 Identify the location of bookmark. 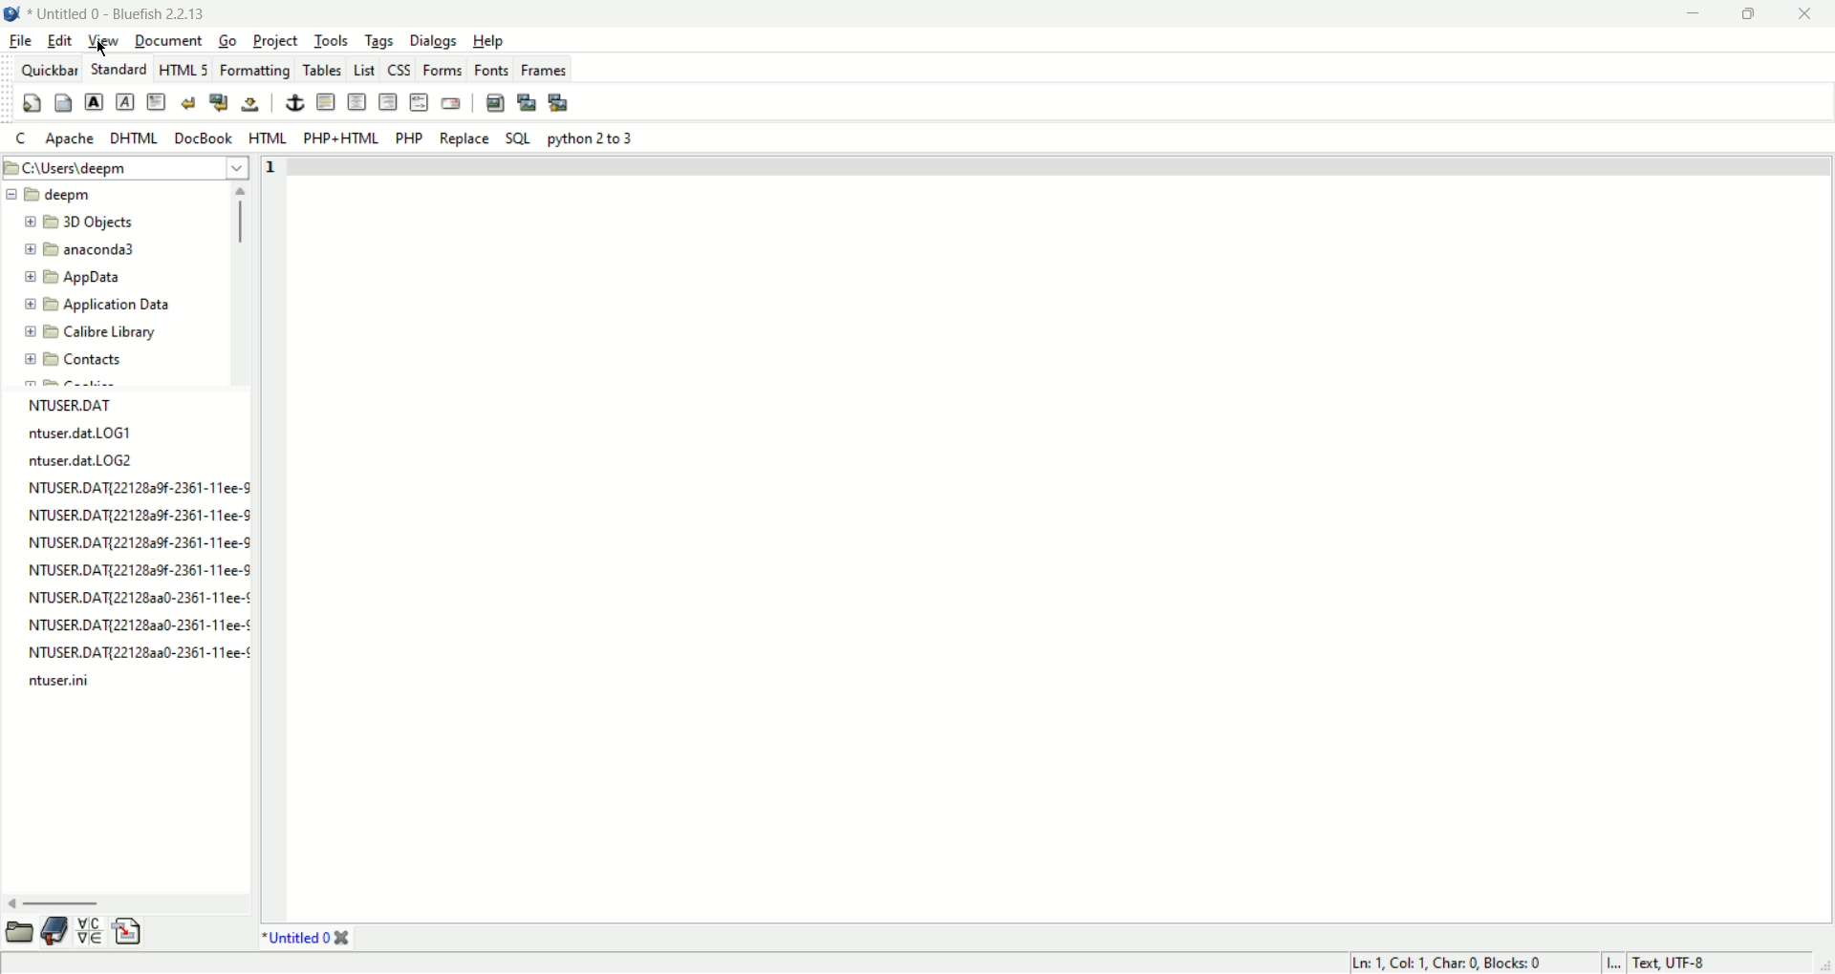
(58, 932).